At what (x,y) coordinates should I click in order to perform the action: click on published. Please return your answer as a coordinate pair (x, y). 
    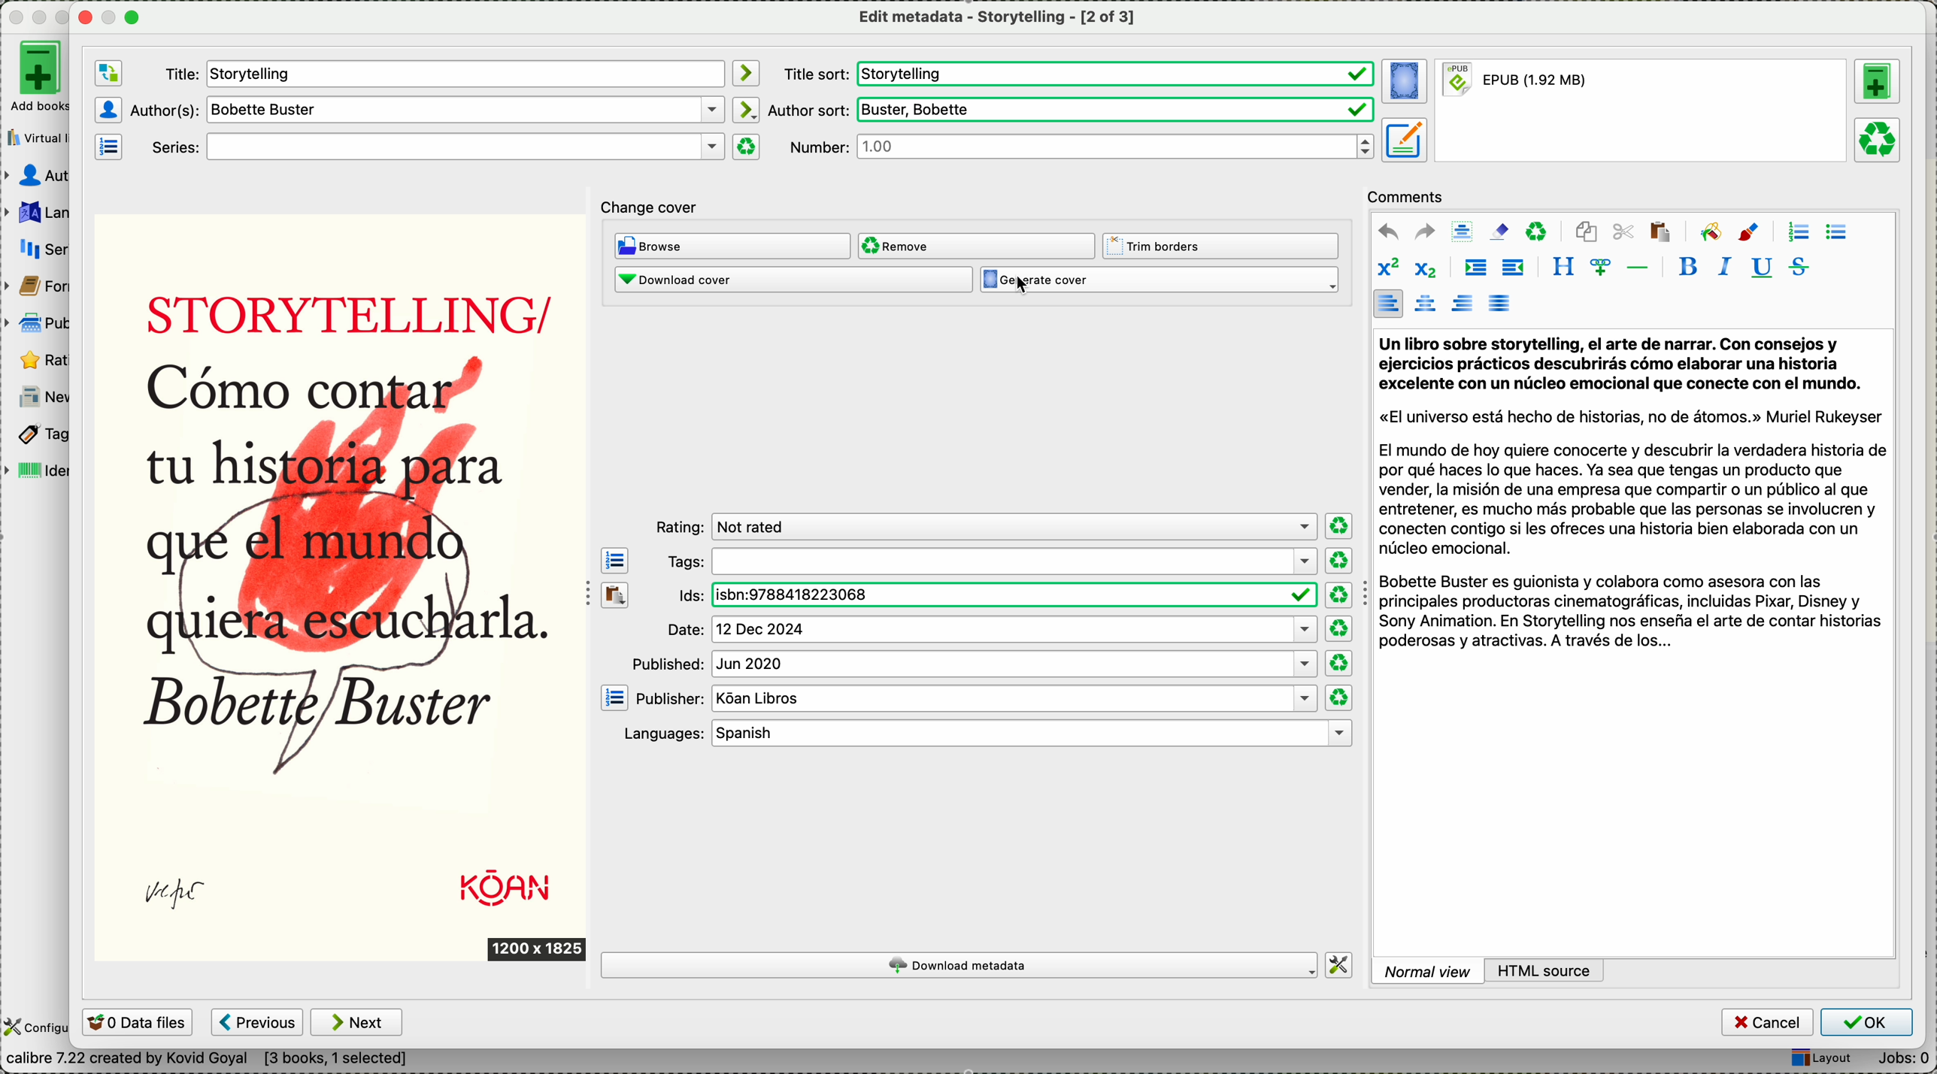
    Looking at the image, I should click on (977, 665).